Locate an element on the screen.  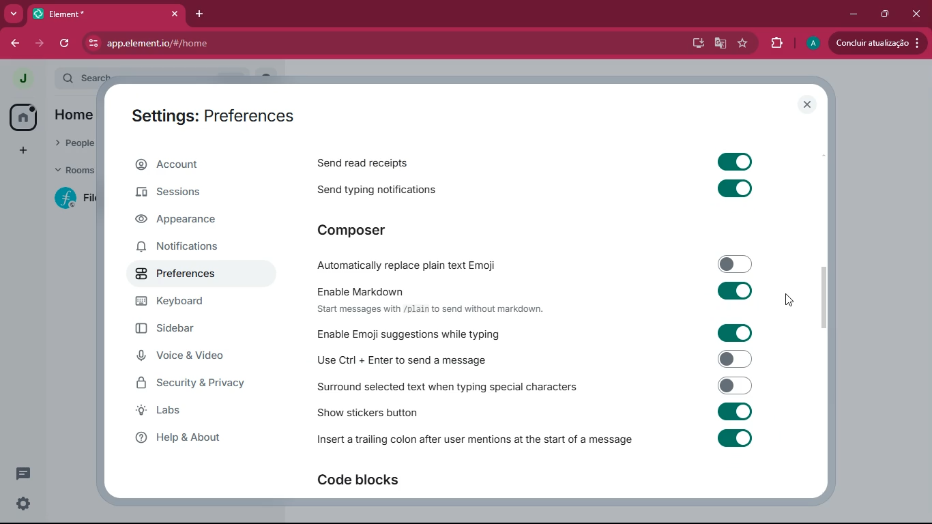
favourite is located at coordinates (744, 43).